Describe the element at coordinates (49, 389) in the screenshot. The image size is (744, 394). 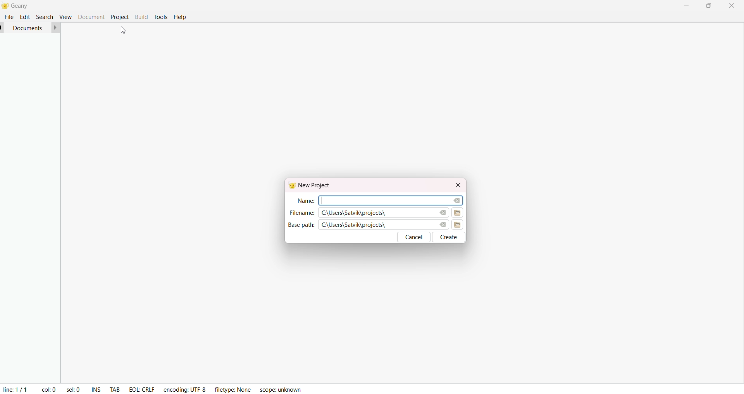
I see `coL: 0` at that location.